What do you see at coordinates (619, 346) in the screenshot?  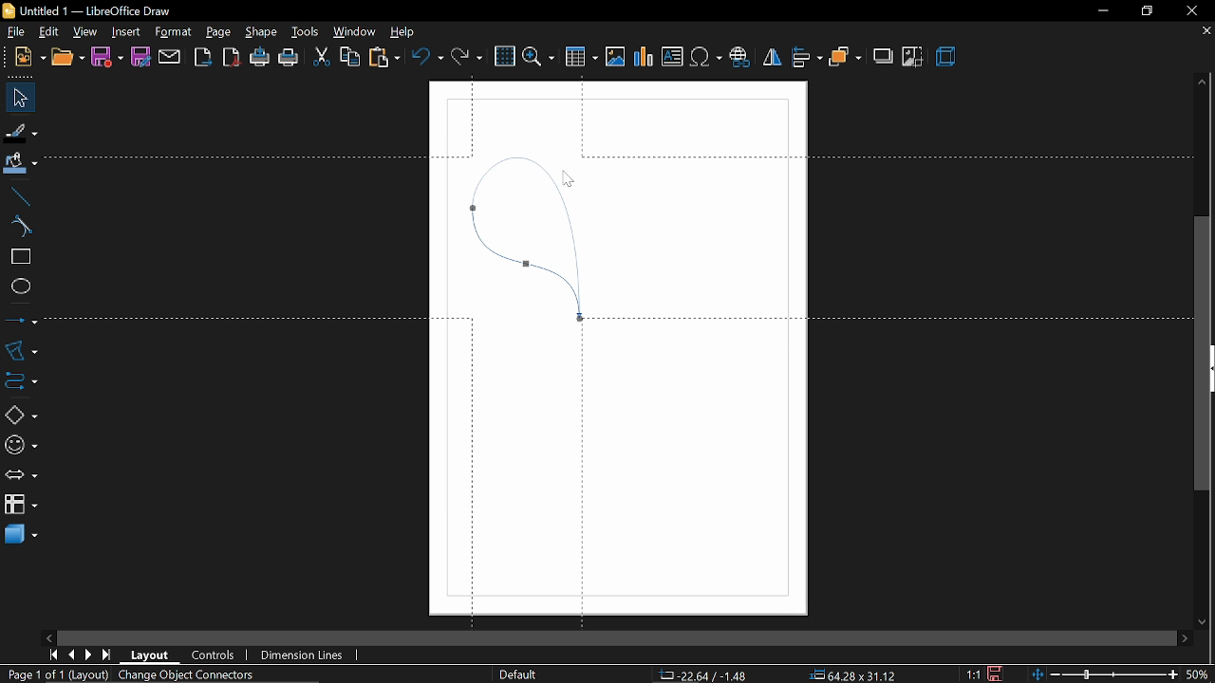 I see `Canvas` at bounding box center [619, 346].